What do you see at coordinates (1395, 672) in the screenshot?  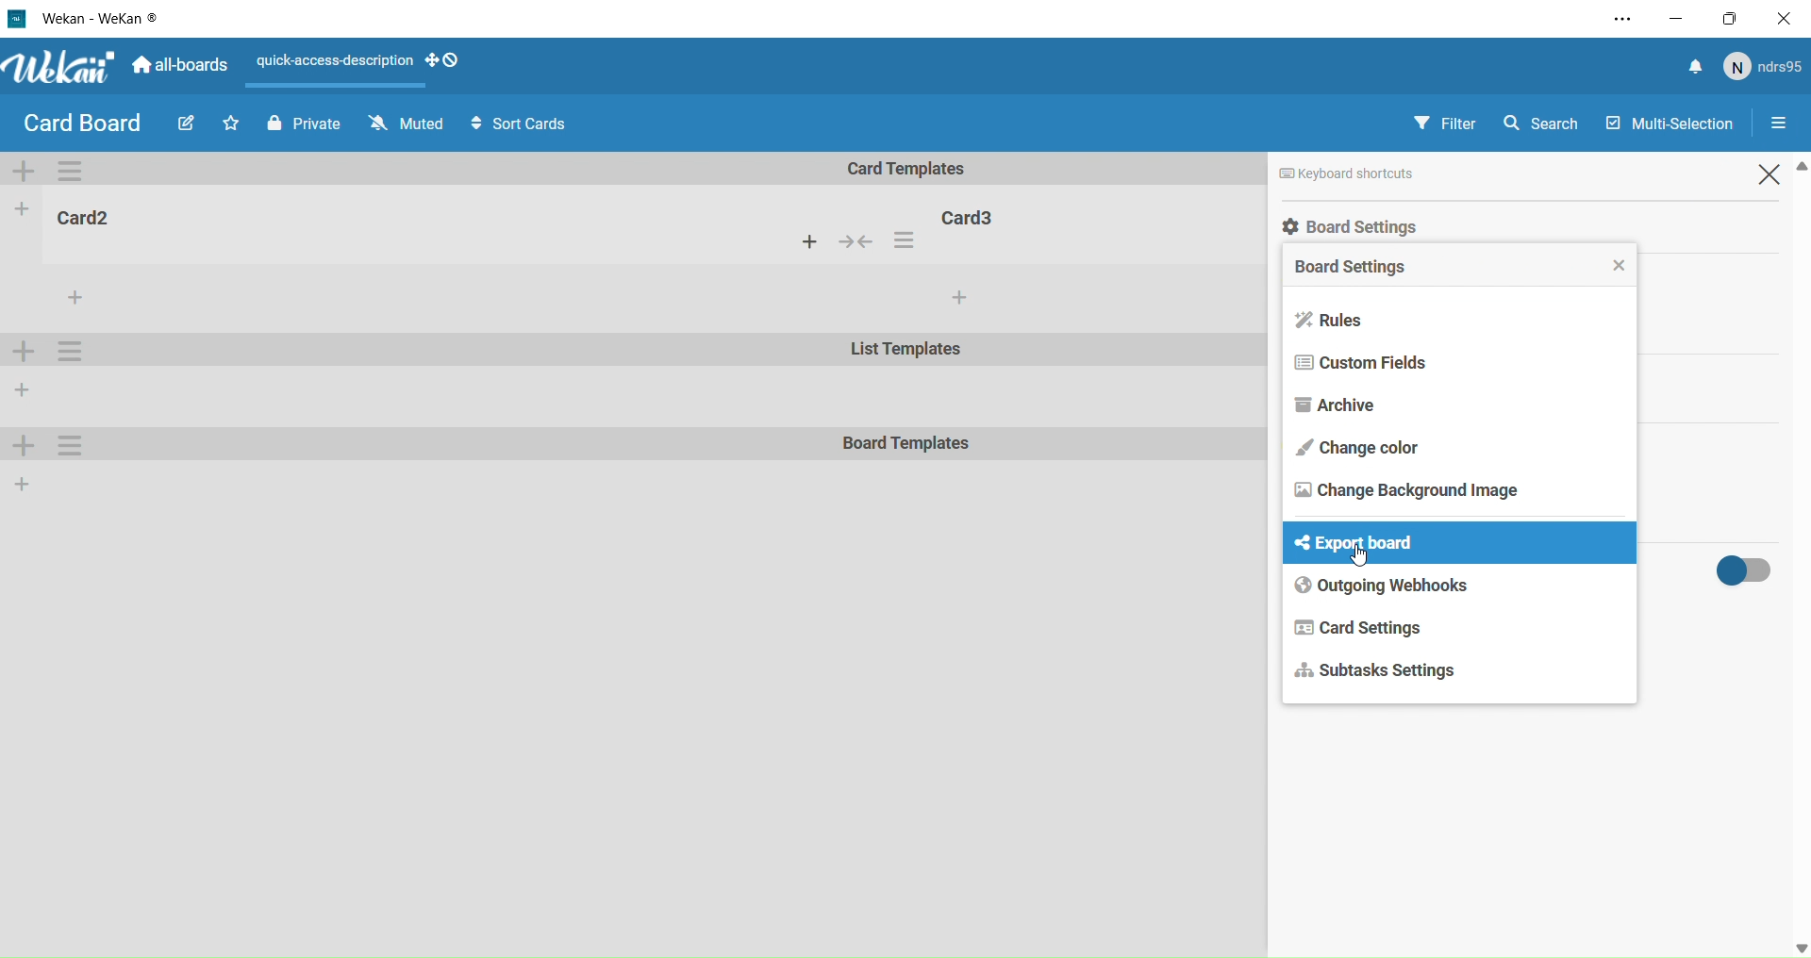 I see `Subtask settings` at bounding box center [1395, 672].